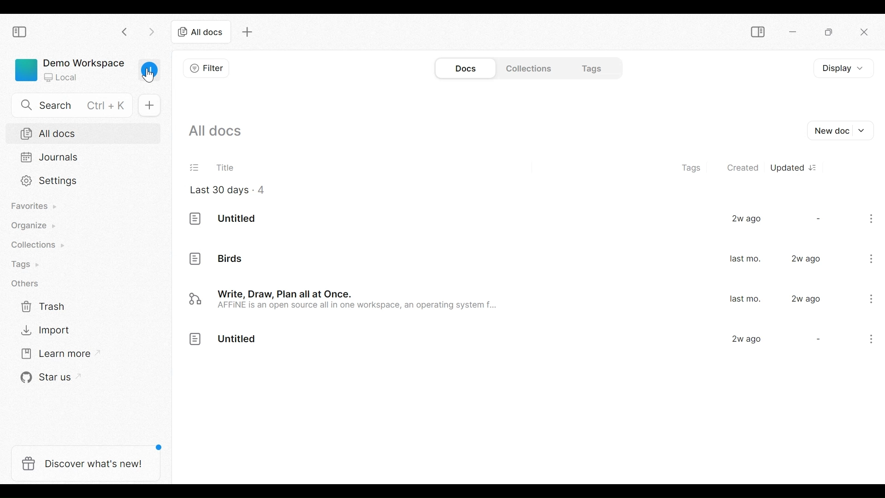  Describe the element at coordinates (84, 182) in the screenshot. I see `Settings` at that location.